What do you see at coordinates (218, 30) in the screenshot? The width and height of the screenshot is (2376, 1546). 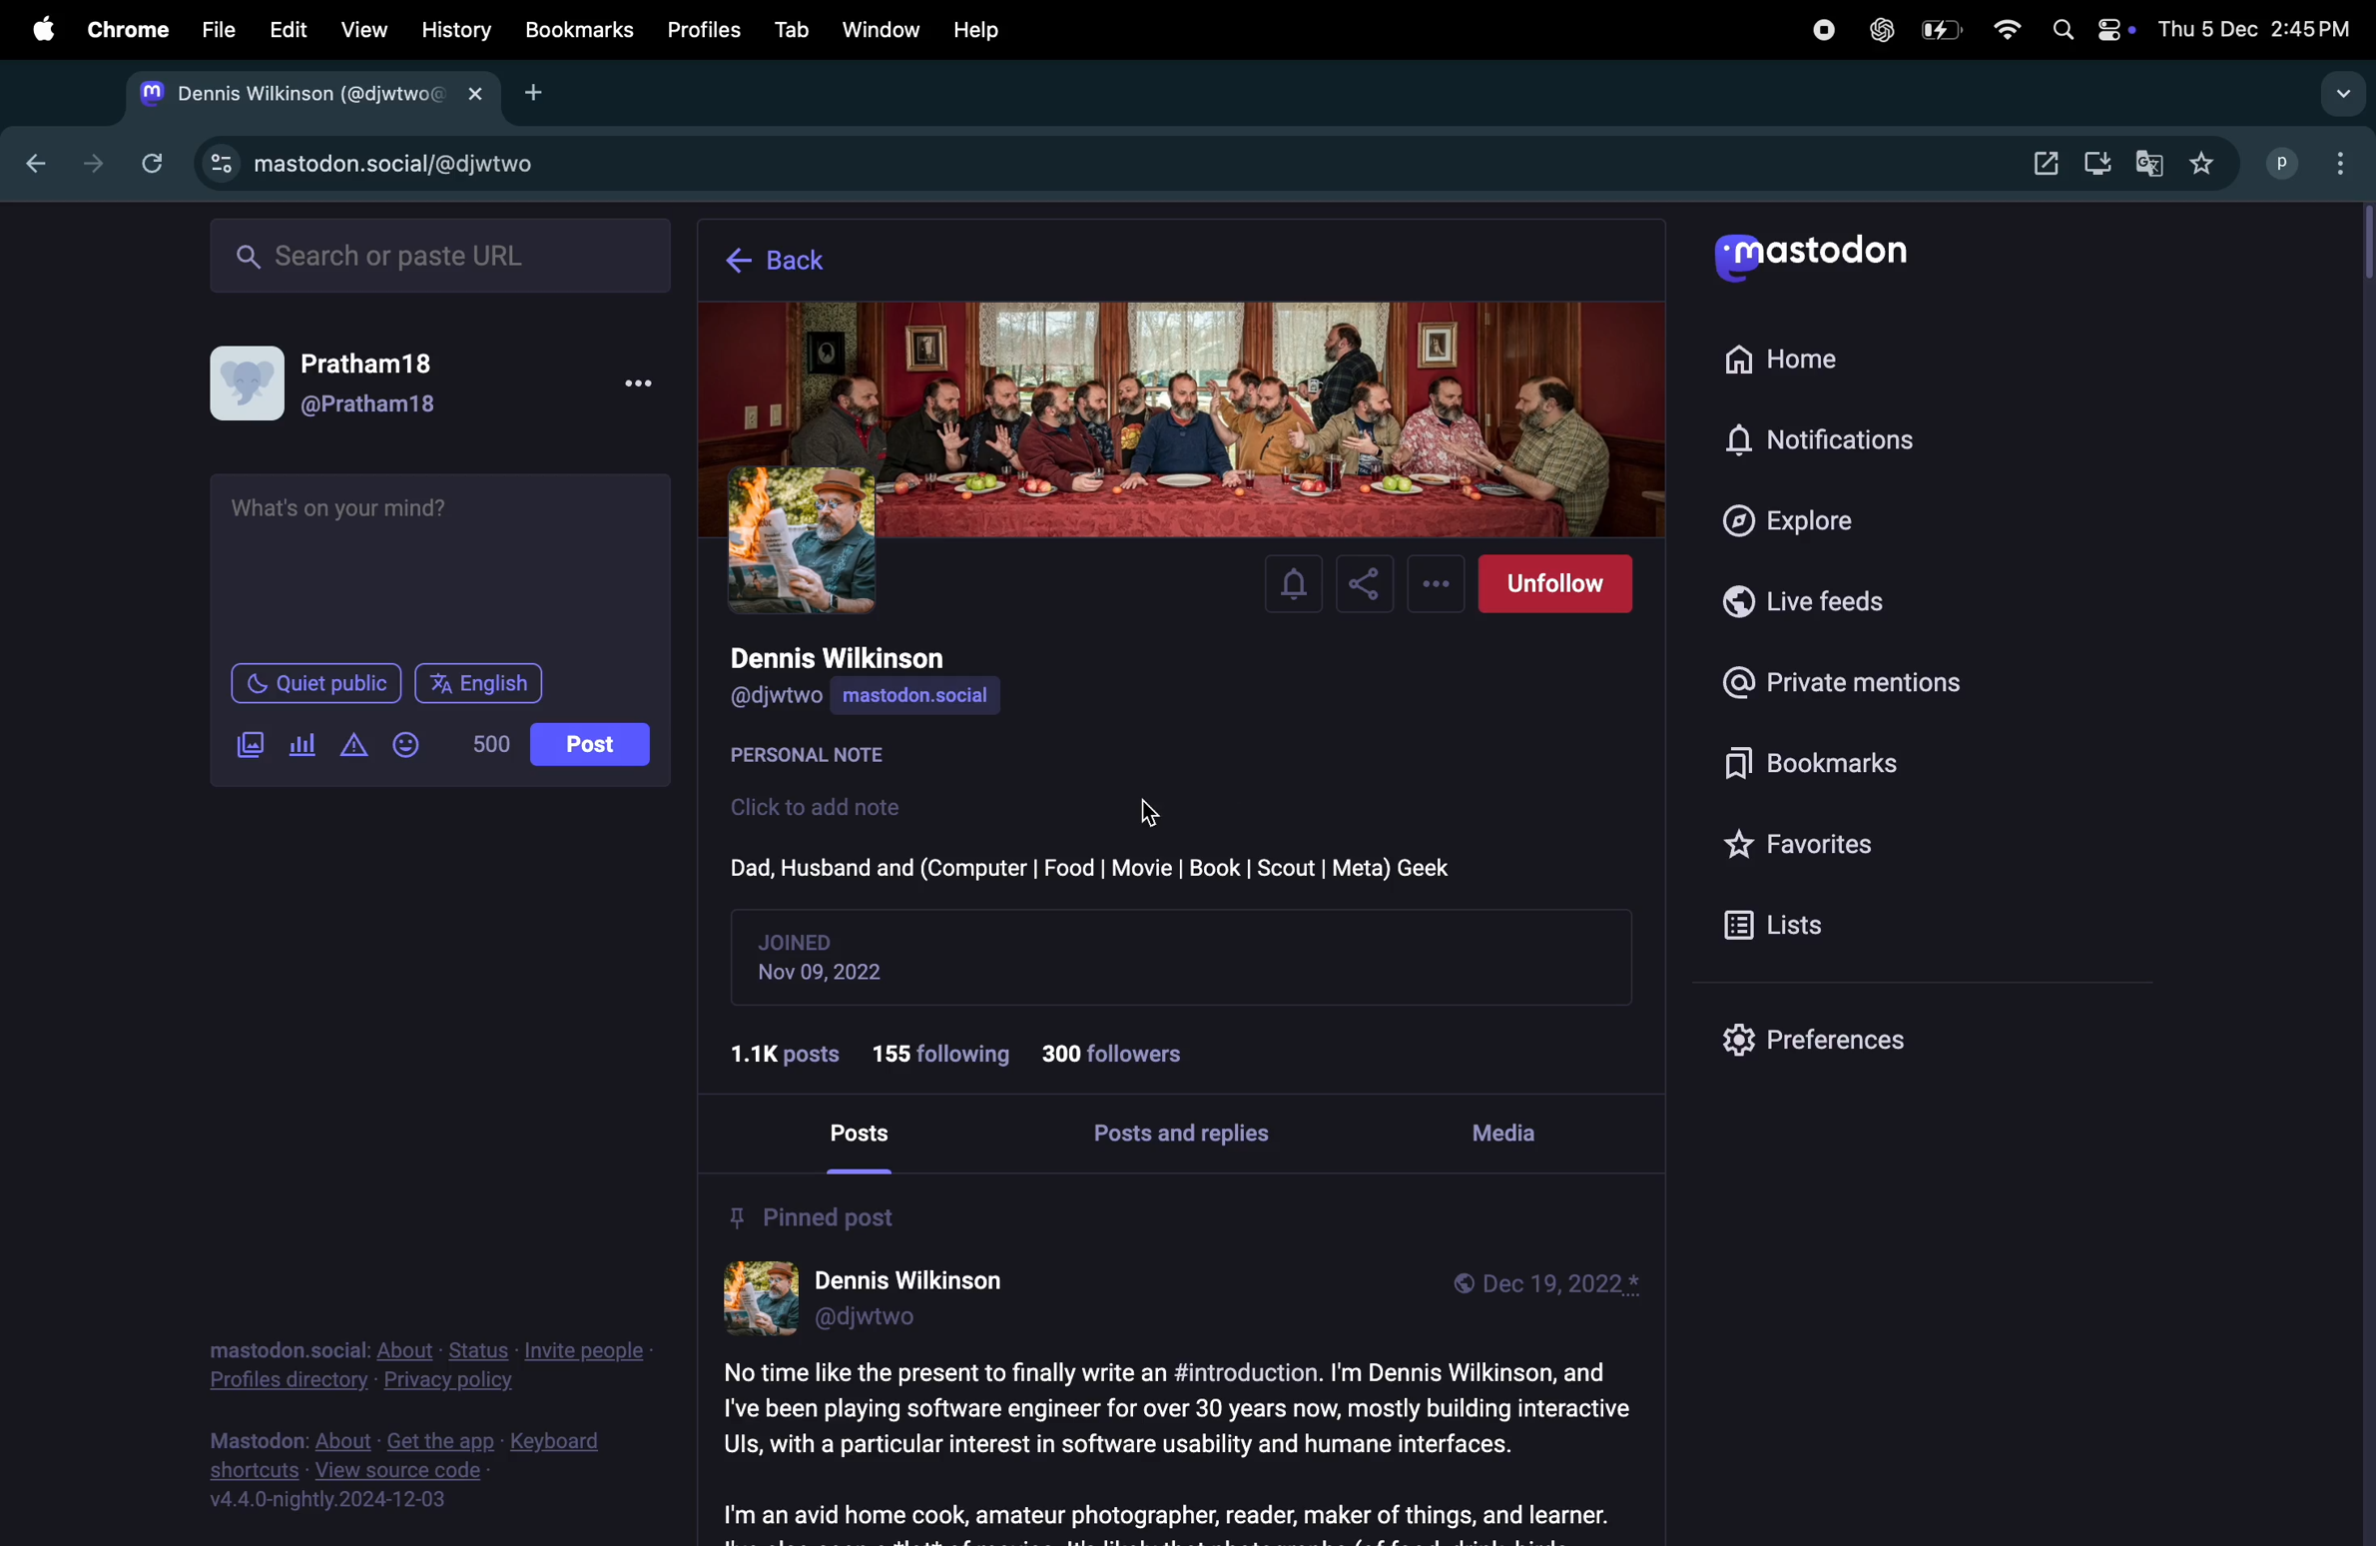 I see `file` at bounding box center [218, 30].